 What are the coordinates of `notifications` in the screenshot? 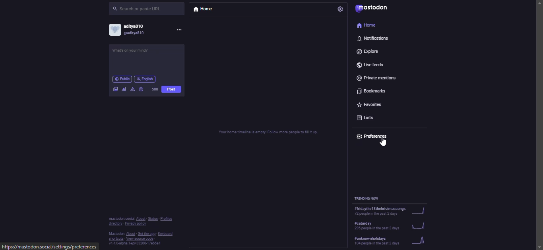 It's located at (373, 38).